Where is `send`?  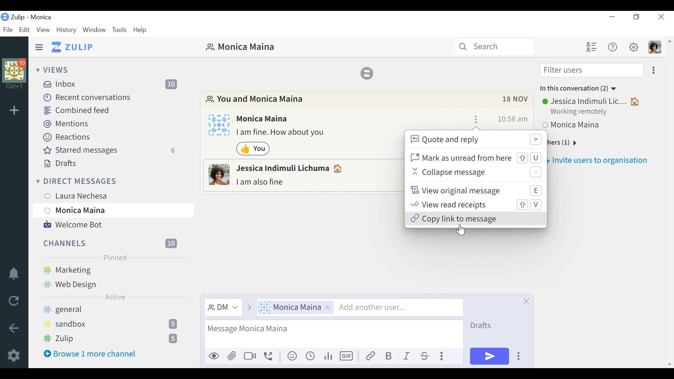
send is located at coordinates (490, 357).